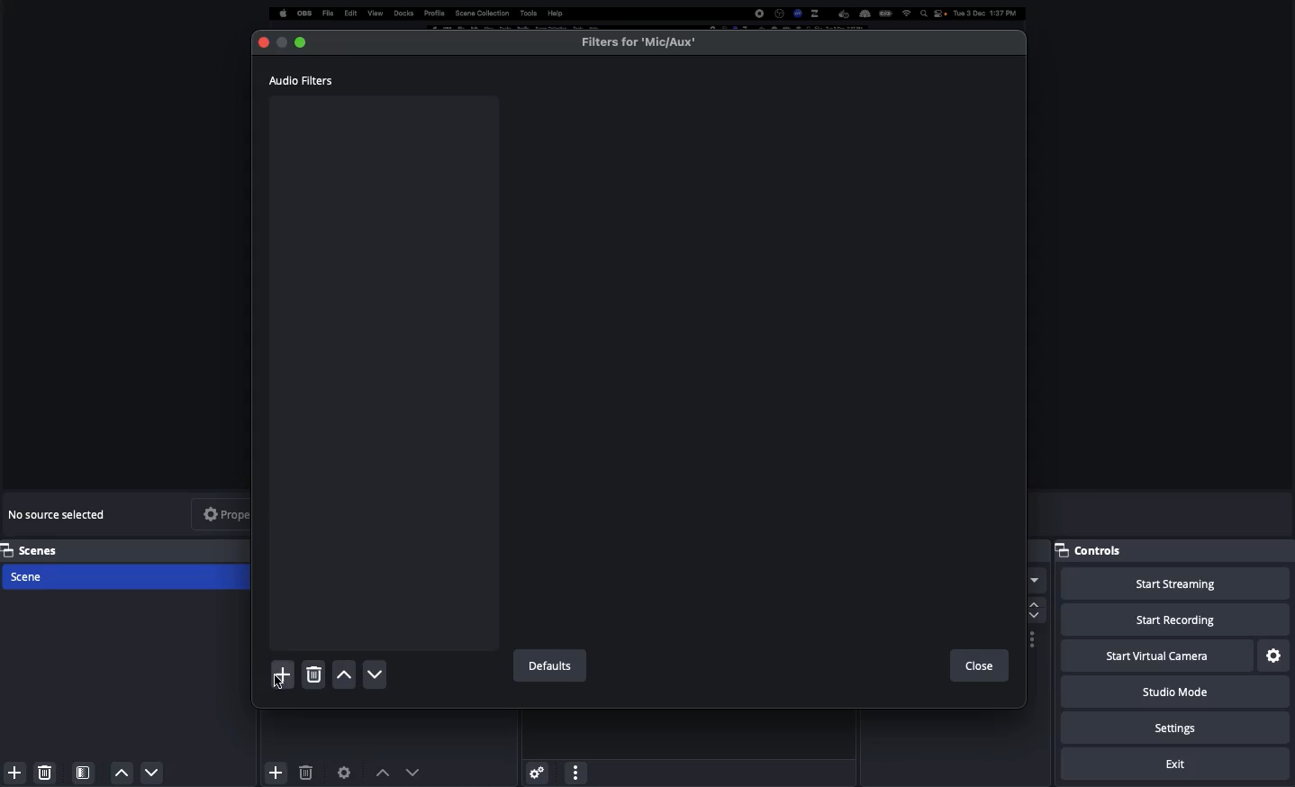 The width and height of the screenshot is (1295, 787). What do you see at coordinates (128, 549) in the screenshot?
I see `Scenes` at bounding box center [128, 549].